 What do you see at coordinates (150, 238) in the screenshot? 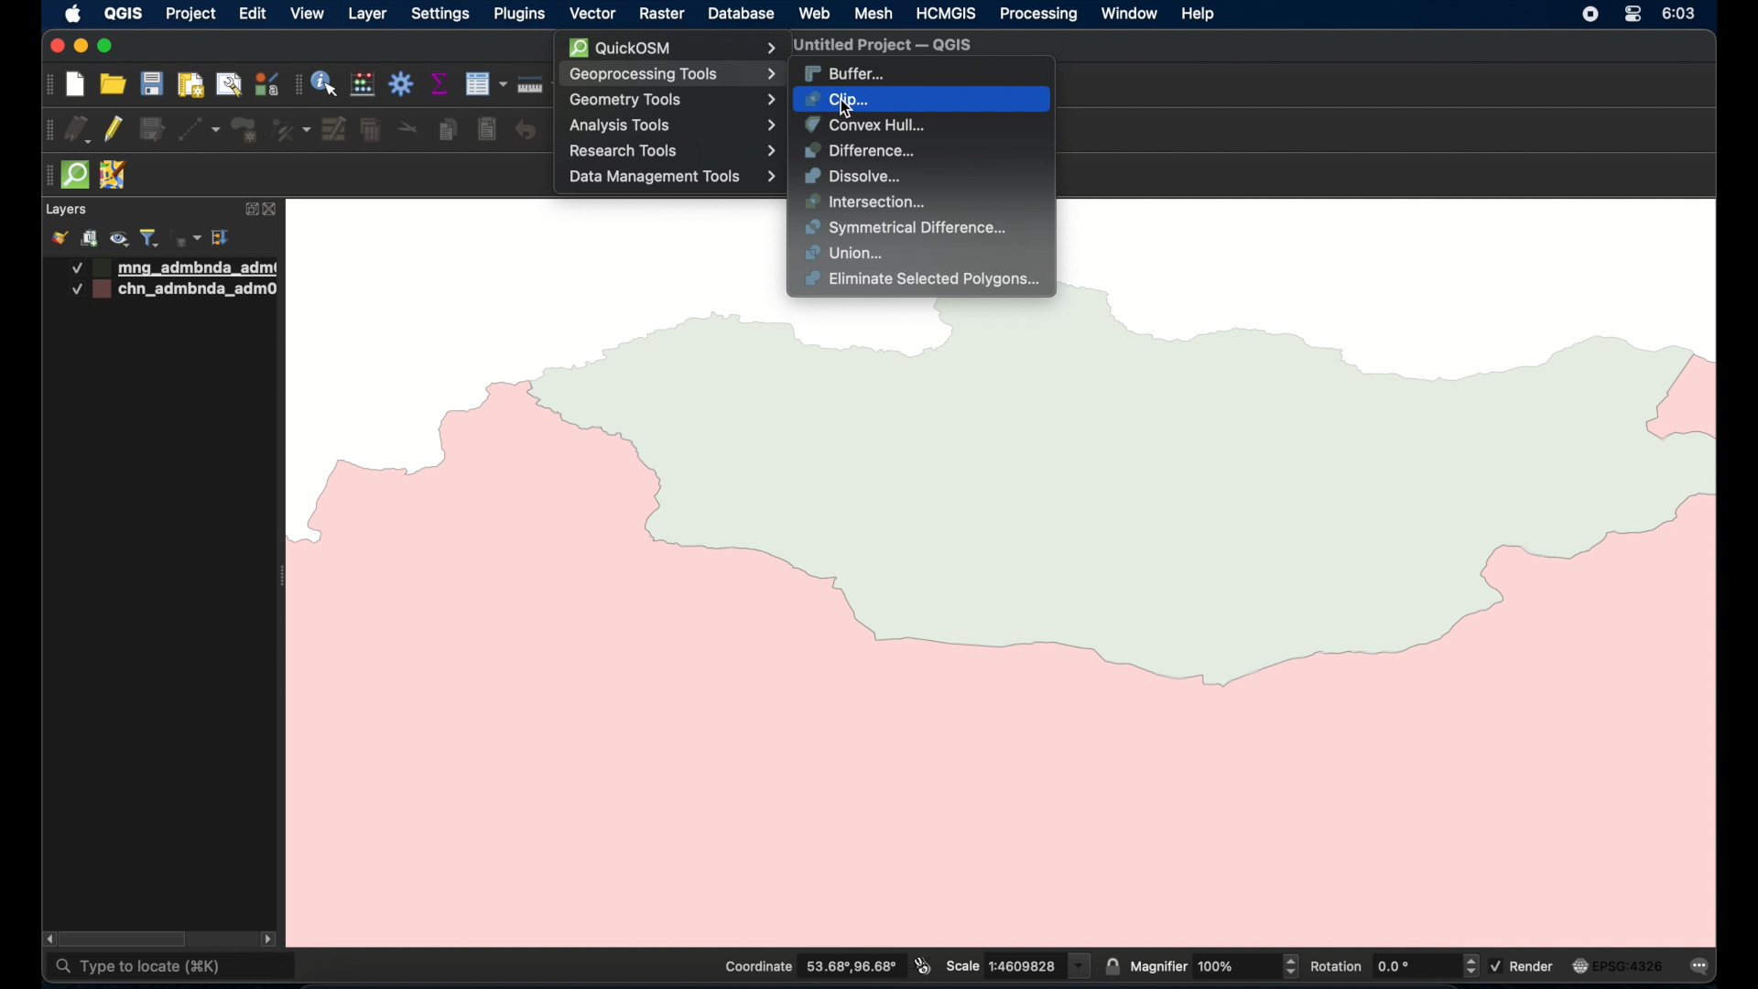
I see `filter legend` at bounding box center [150, 238].